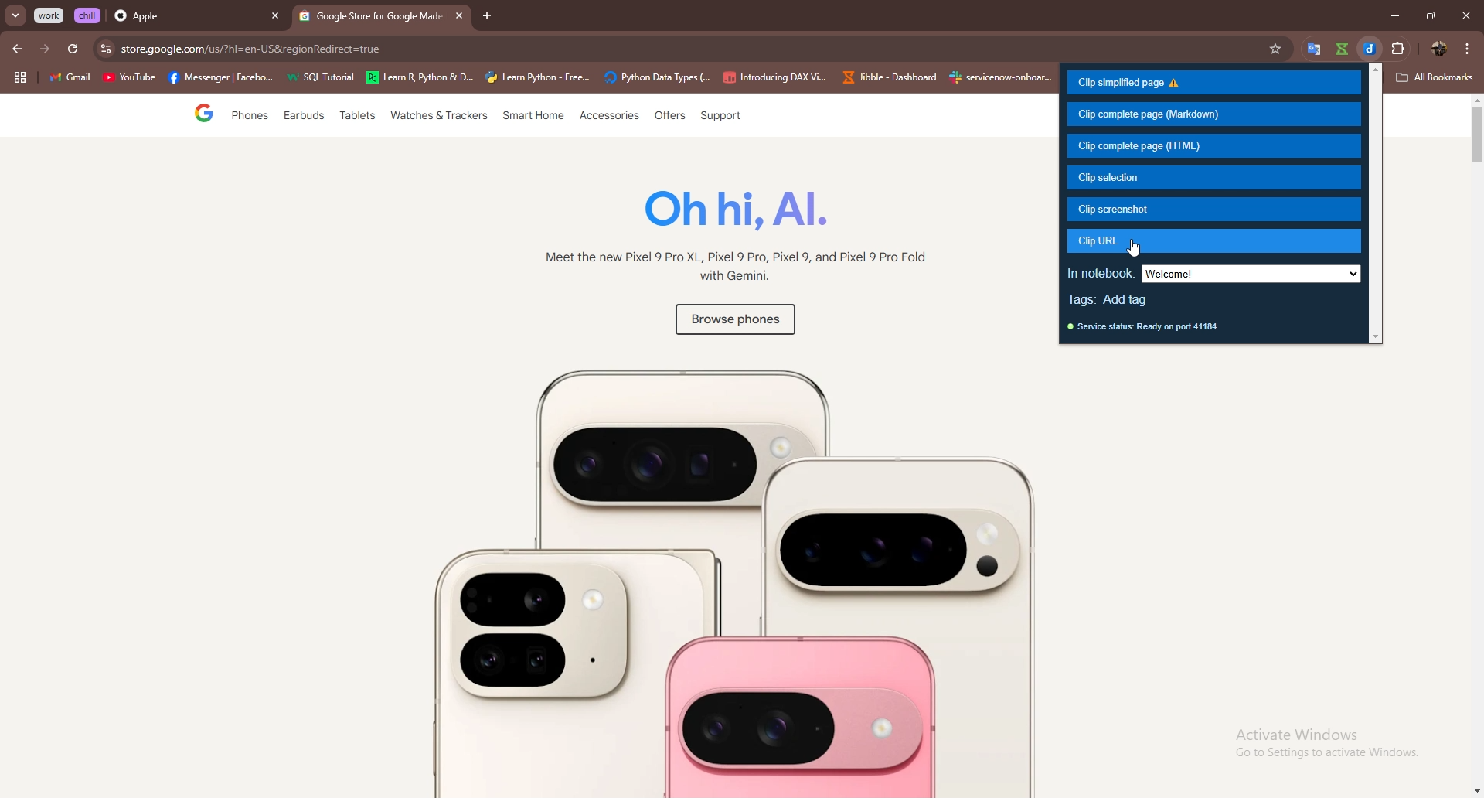 This screenshot has height=798, width=1484. Describe the element at coordinates (1149, 326) in the screenshot. I see `service status: Ready on port 41184` at that location.